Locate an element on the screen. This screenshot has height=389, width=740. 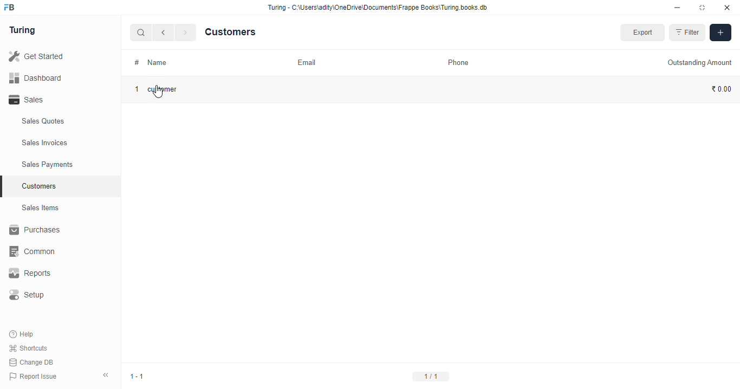
add filters is located at coordinates (722, 33).